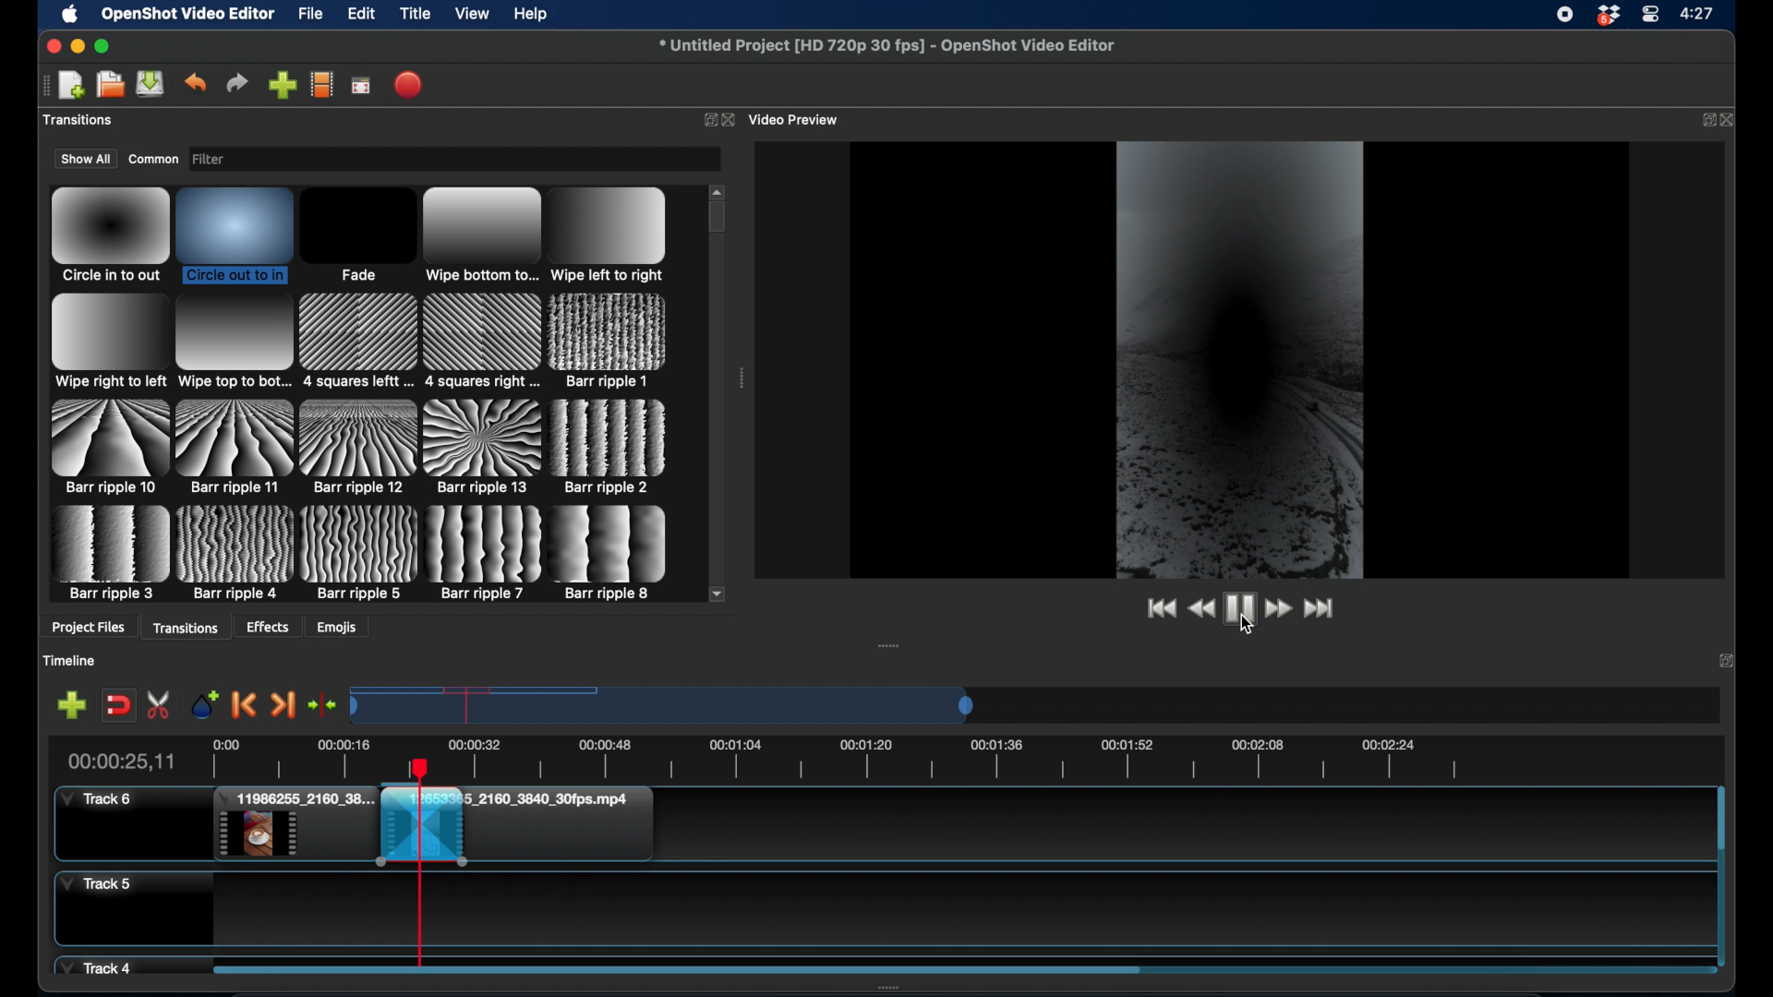 This screenshot has width=1773, height=997. What do you see at coordinates (282, 85) in the screenshot?
I see `import files` at bounding box center [282, 85].